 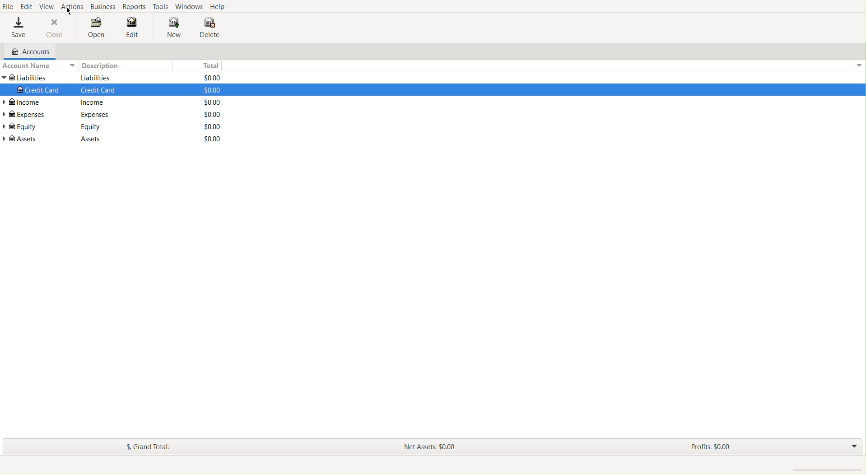 I want to click on Description, so click(x=95, y=115).